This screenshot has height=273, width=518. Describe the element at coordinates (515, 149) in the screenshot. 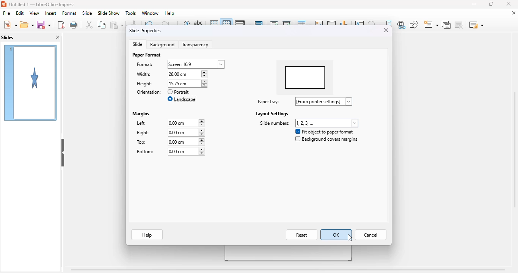

I see `vertical scrollbar` at that location.